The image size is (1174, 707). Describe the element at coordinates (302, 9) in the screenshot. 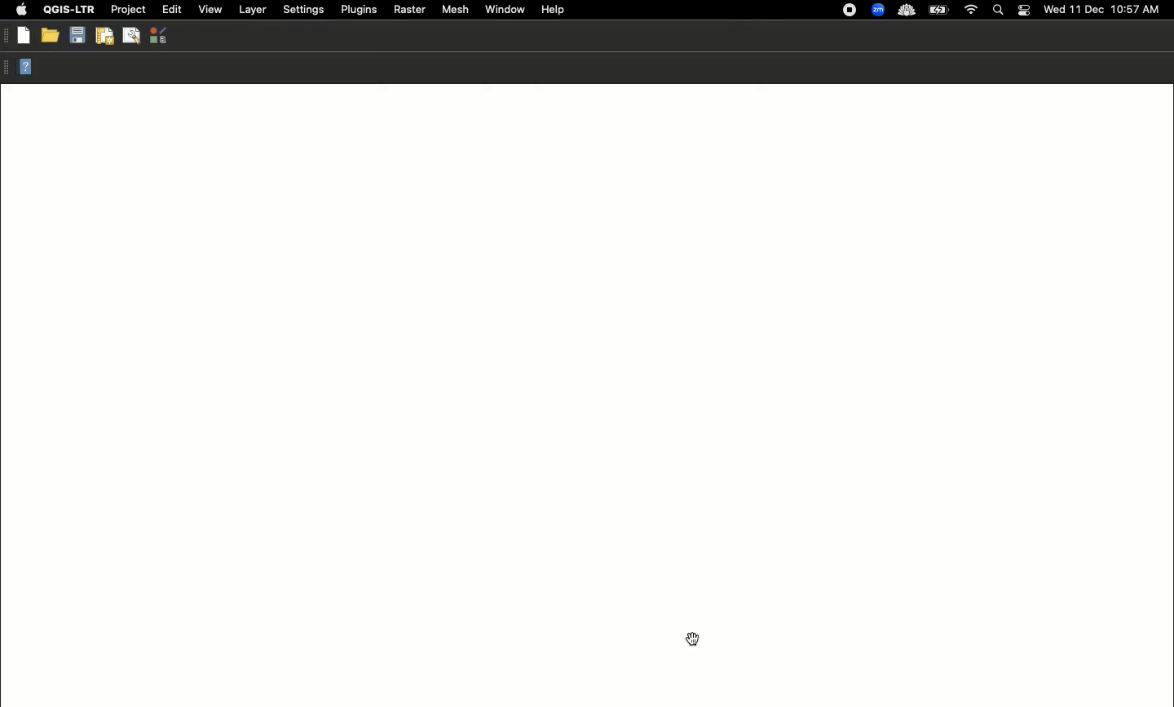

I see `Settings` at that location.